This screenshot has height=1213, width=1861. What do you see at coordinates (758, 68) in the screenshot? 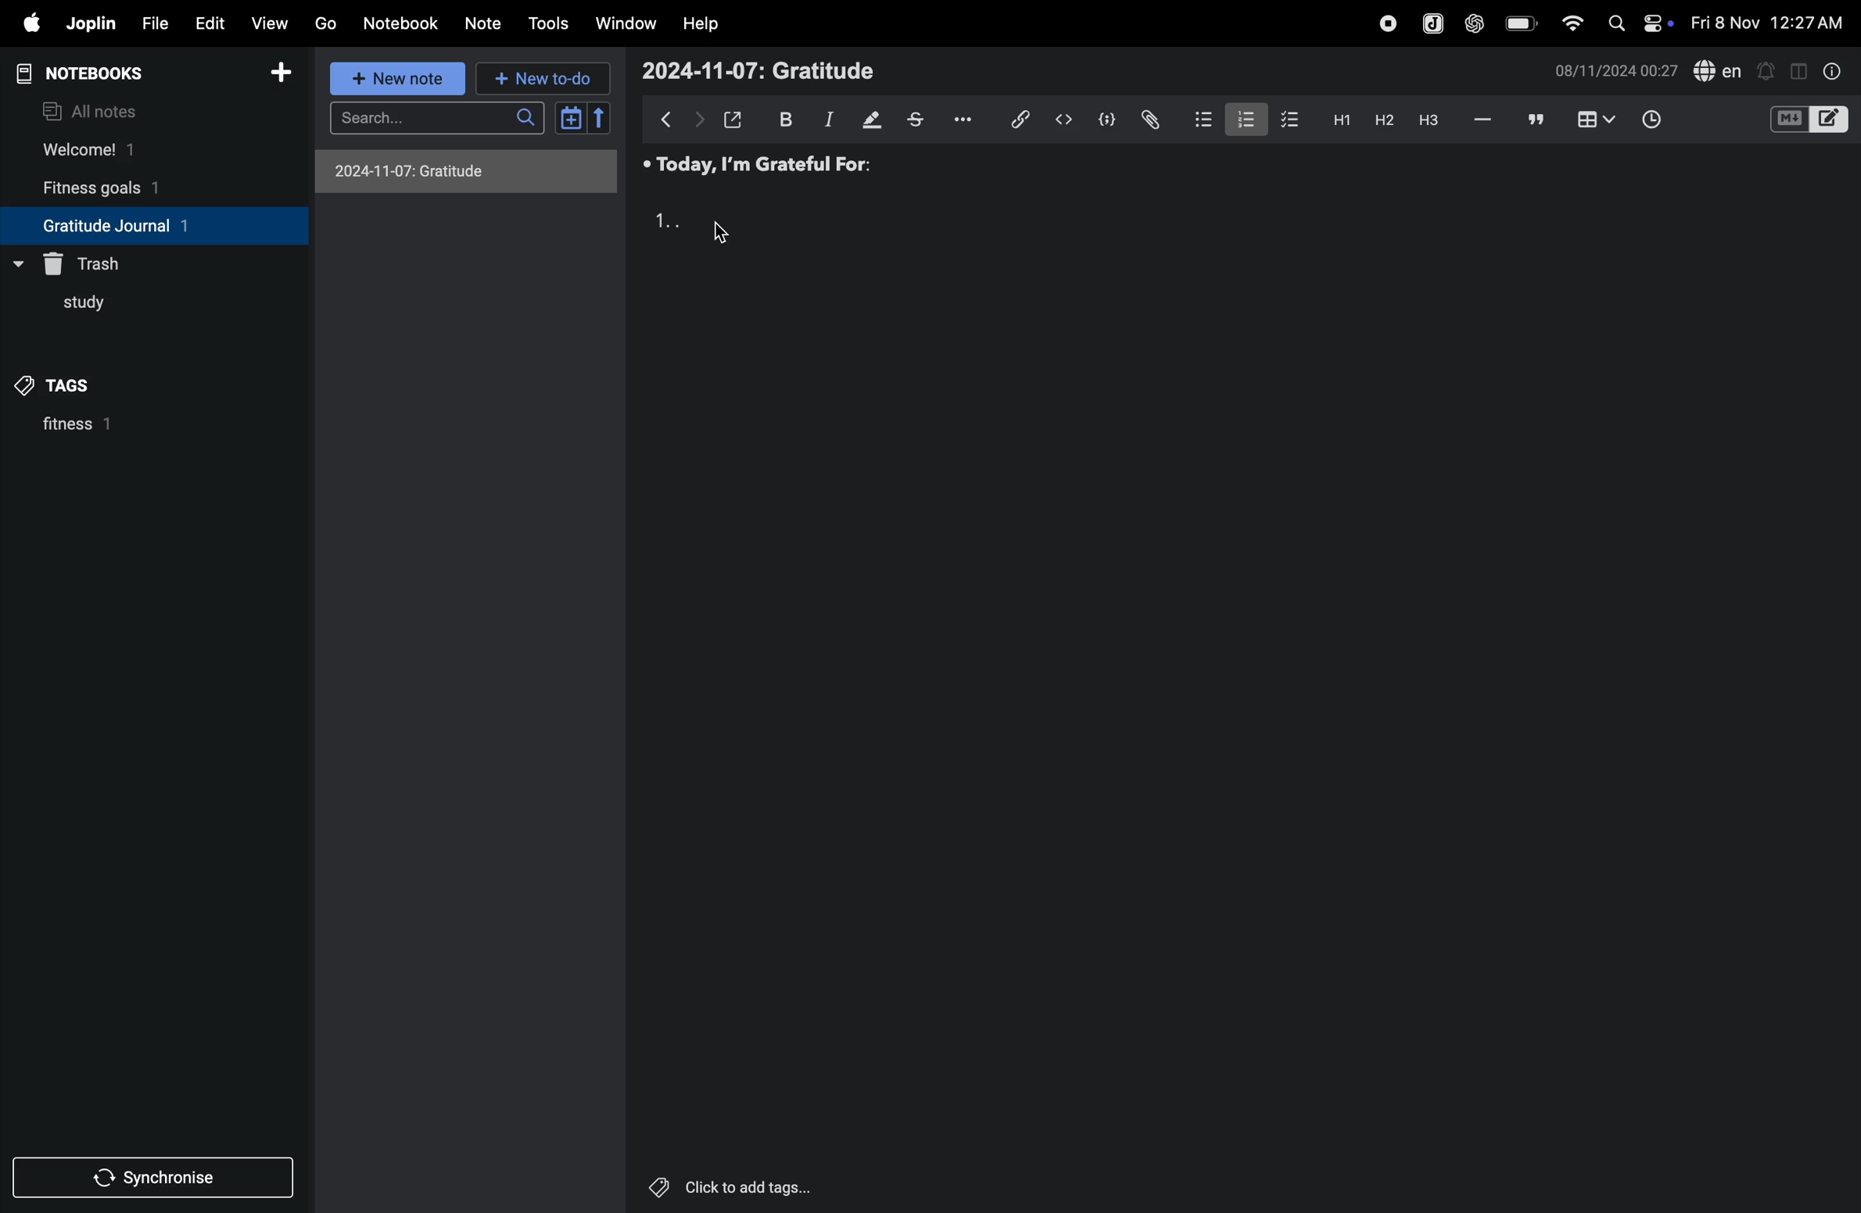
I see `2024-11-07: Gratitude` at bounding box center [758, 68].